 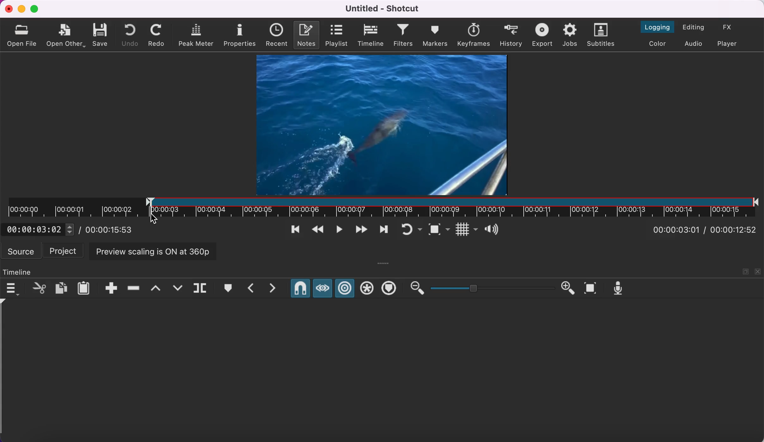 I want to click on zoom graduation, so click(x=492, y=288).